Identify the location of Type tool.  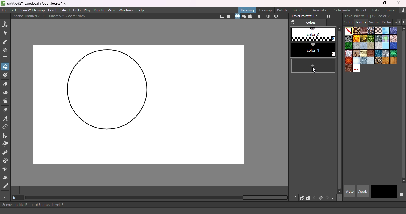
(7, 58).